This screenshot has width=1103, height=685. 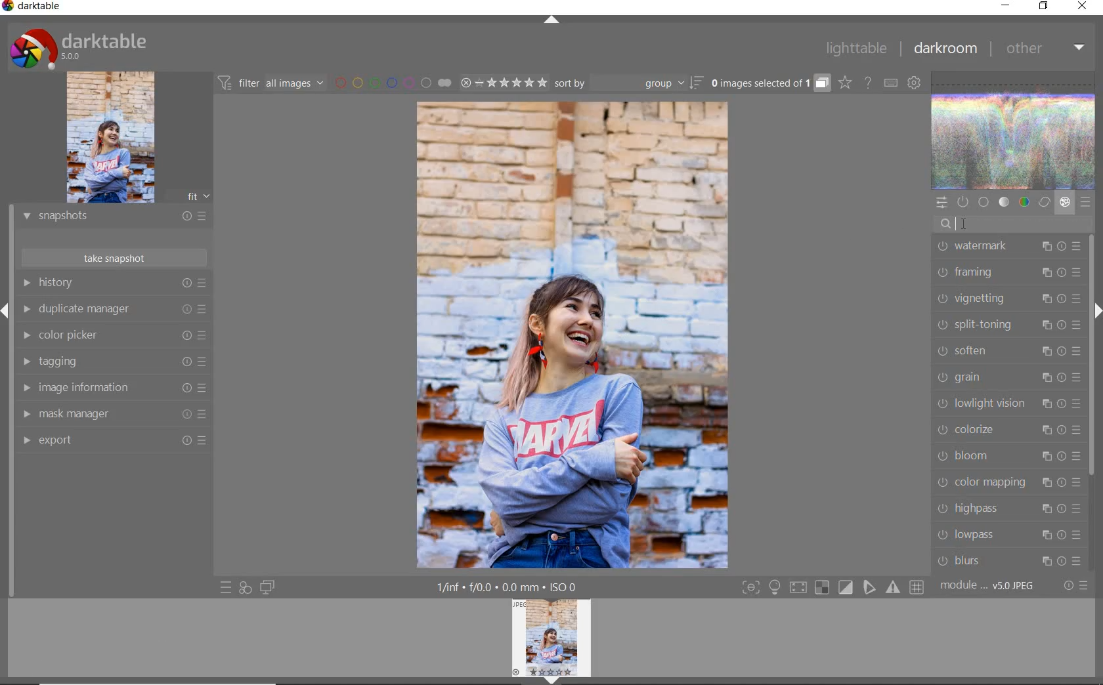 What do you see at coordinates (114, 218) in the screenshot?
I see `snapshots` at bounding box center [114, 218].